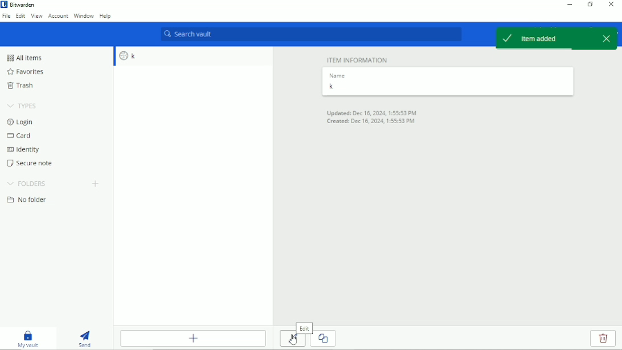 The width and height of the screenshot is (622, 350). What do you see at coordinates (21, 135) in the screenshot?
I see `Card` at bounding box center [21, 135].